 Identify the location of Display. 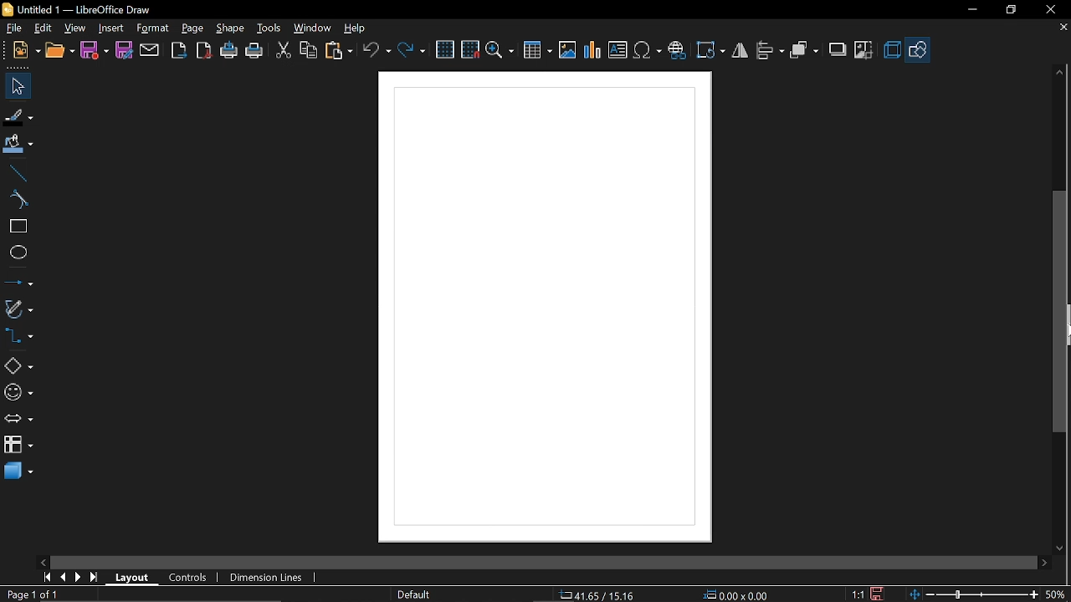
(556, 304).